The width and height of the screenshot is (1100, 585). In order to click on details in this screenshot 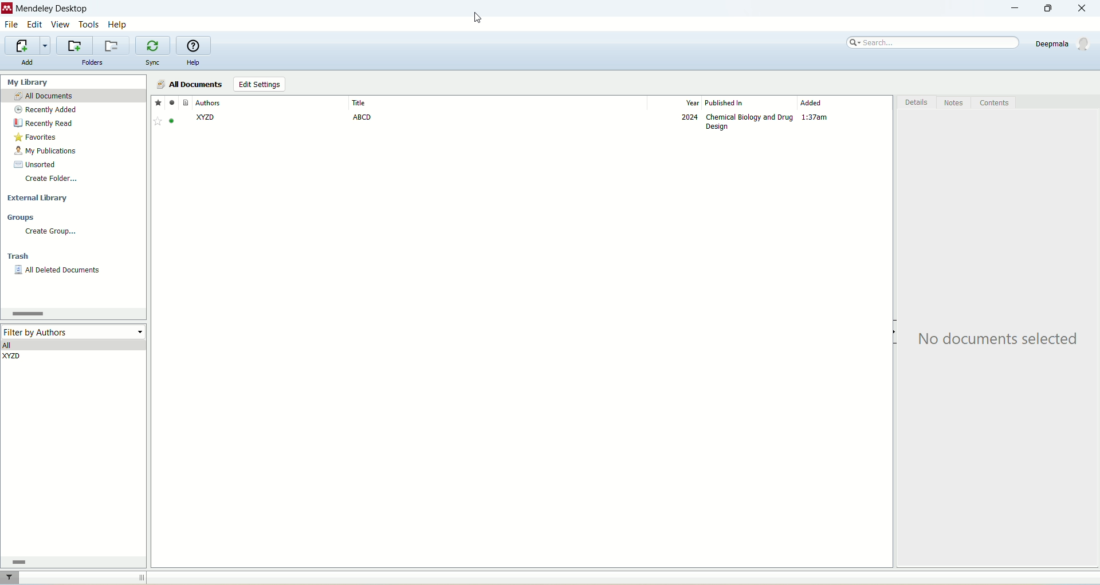, I will do `click(917, 104)`.